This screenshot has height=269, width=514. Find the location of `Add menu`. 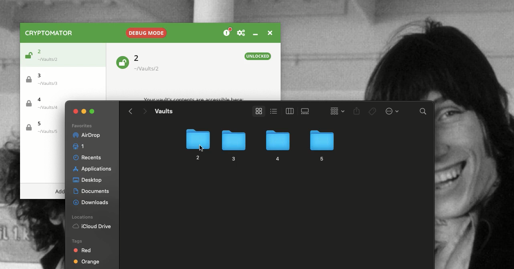

Add menu is located at coordinates (60, 192).